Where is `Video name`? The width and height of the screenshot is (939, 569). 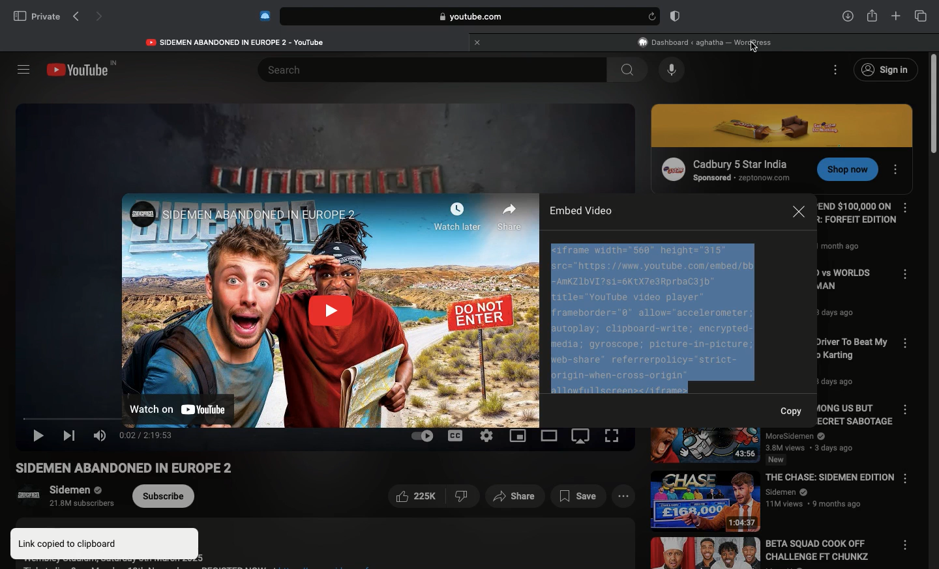 Video name is located at coordinates (847, 362).